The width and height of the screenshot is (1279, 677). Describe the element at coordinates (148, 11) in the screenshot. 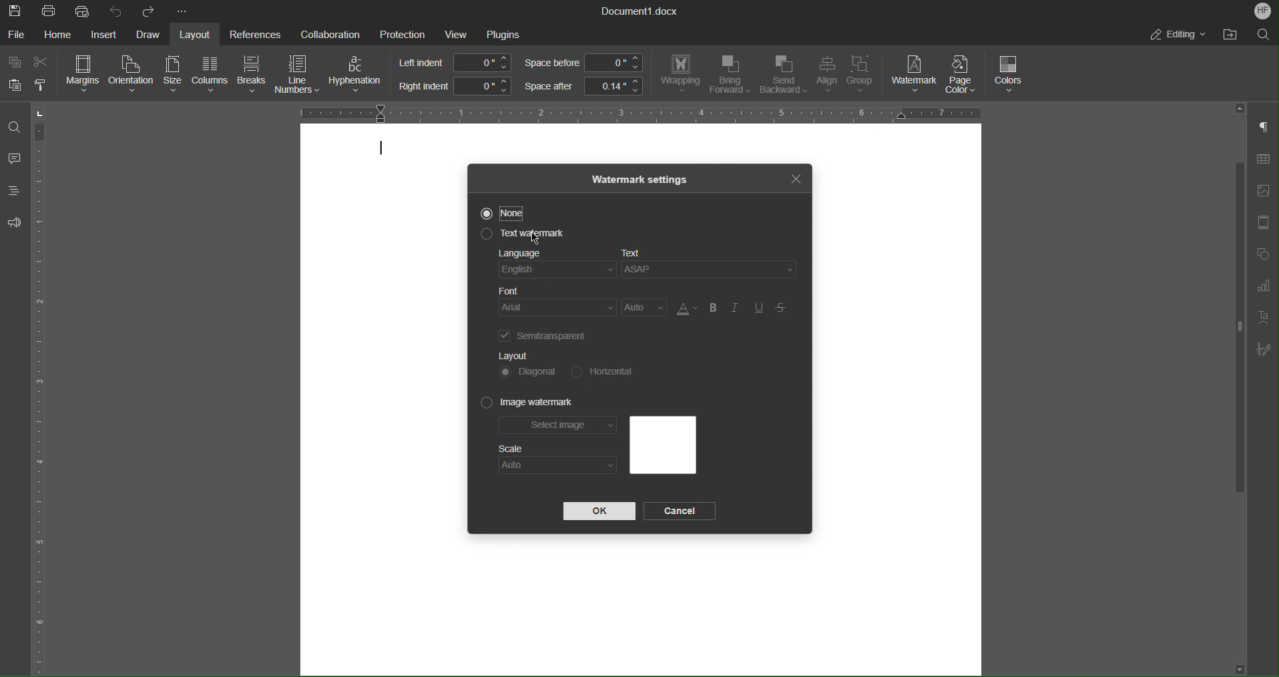

I see `Redo` at that location.